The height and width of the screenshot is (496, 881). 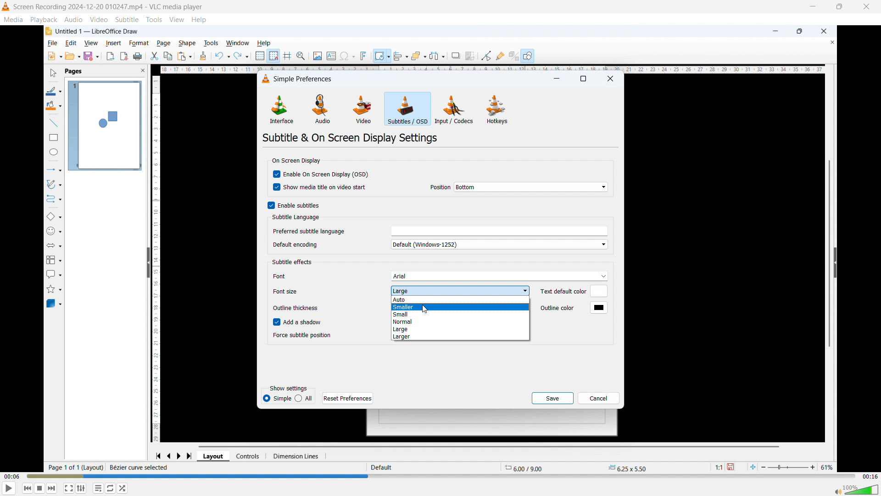 What do you see at coordinates (279, 276) in the screenshot?
I see `Font` at bounding box center [279, 276].